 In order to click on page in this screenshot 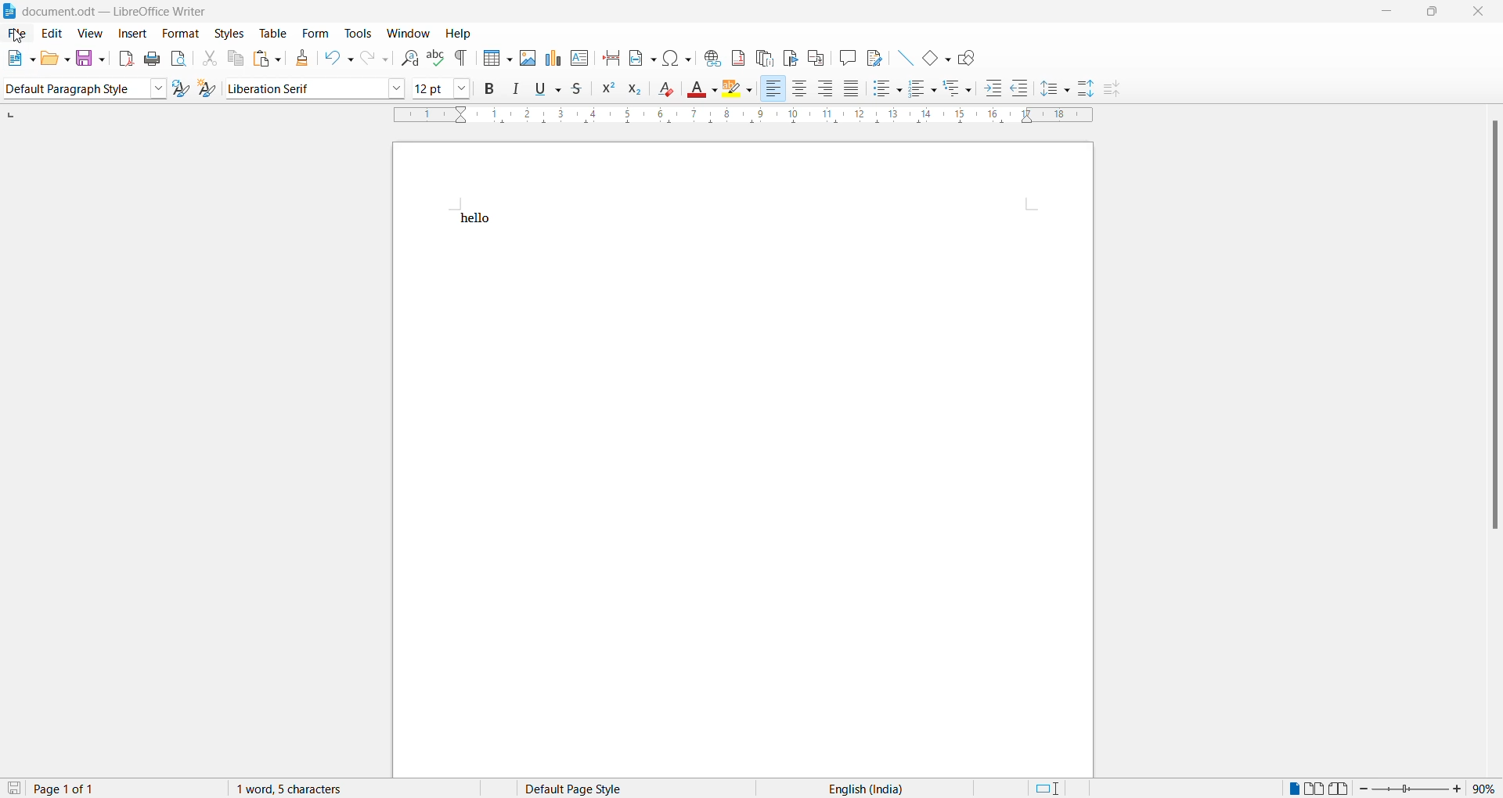, I will do `click(742, 174)`.